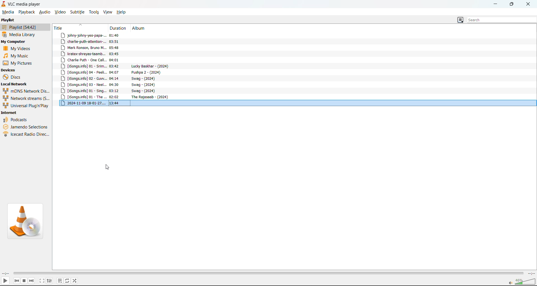 Image resolution: width=537 pixels, height=286 pixels. Describe the element at coordinates (8, 20) in the screenshot. I see `playlist` at that location.